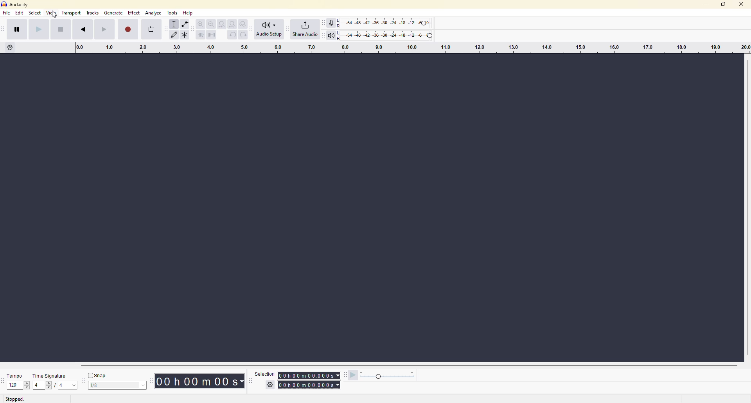 This screenshot has width=751, height=403. I want to click on envelop tool, so click(187, 25).